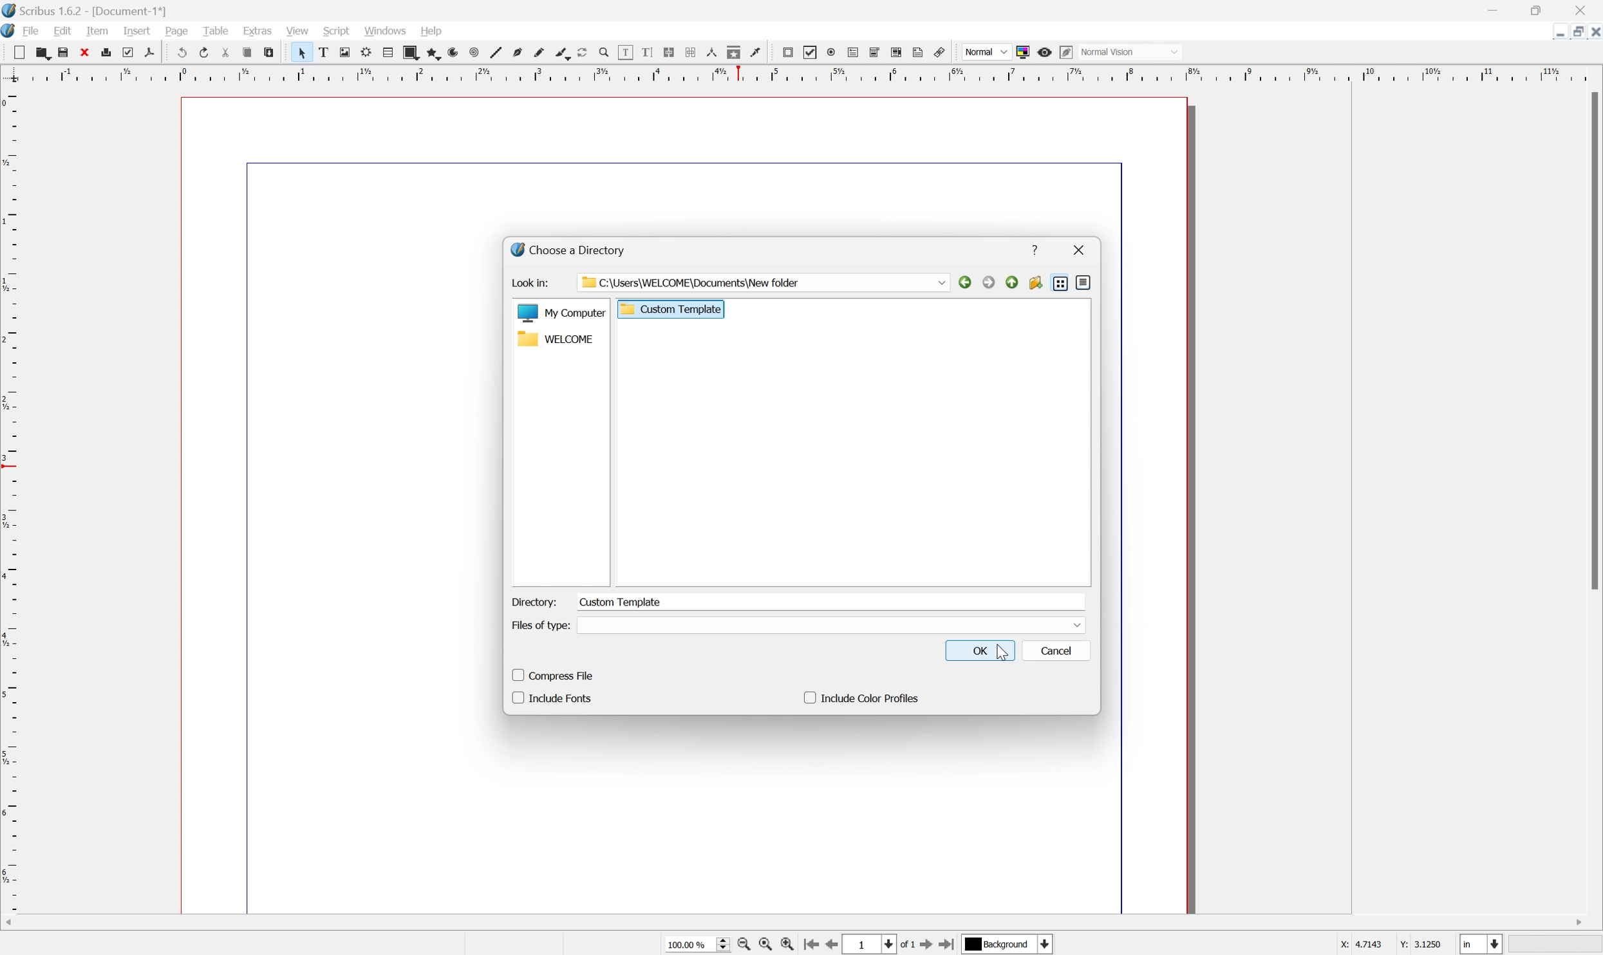  Describe the element at coordinates (584, 601) in the screenshot. I see `Typing cursor` at that location.